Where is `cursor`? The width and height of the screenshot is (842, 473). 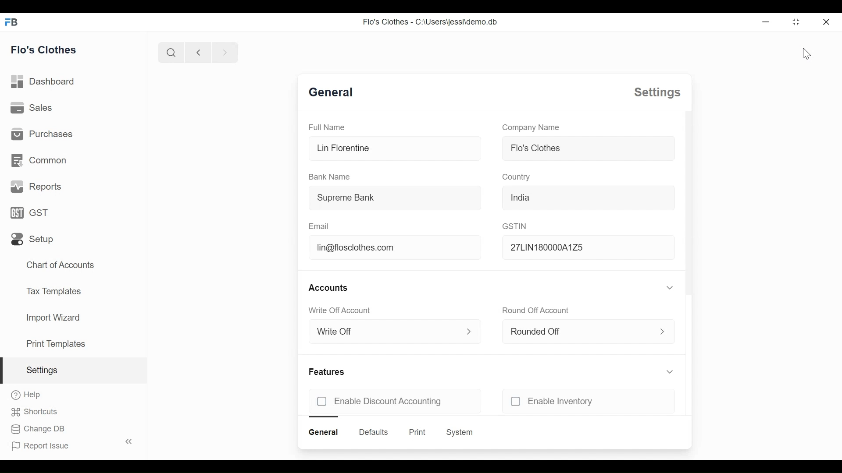 cursor is located at coordinates (804, 54).